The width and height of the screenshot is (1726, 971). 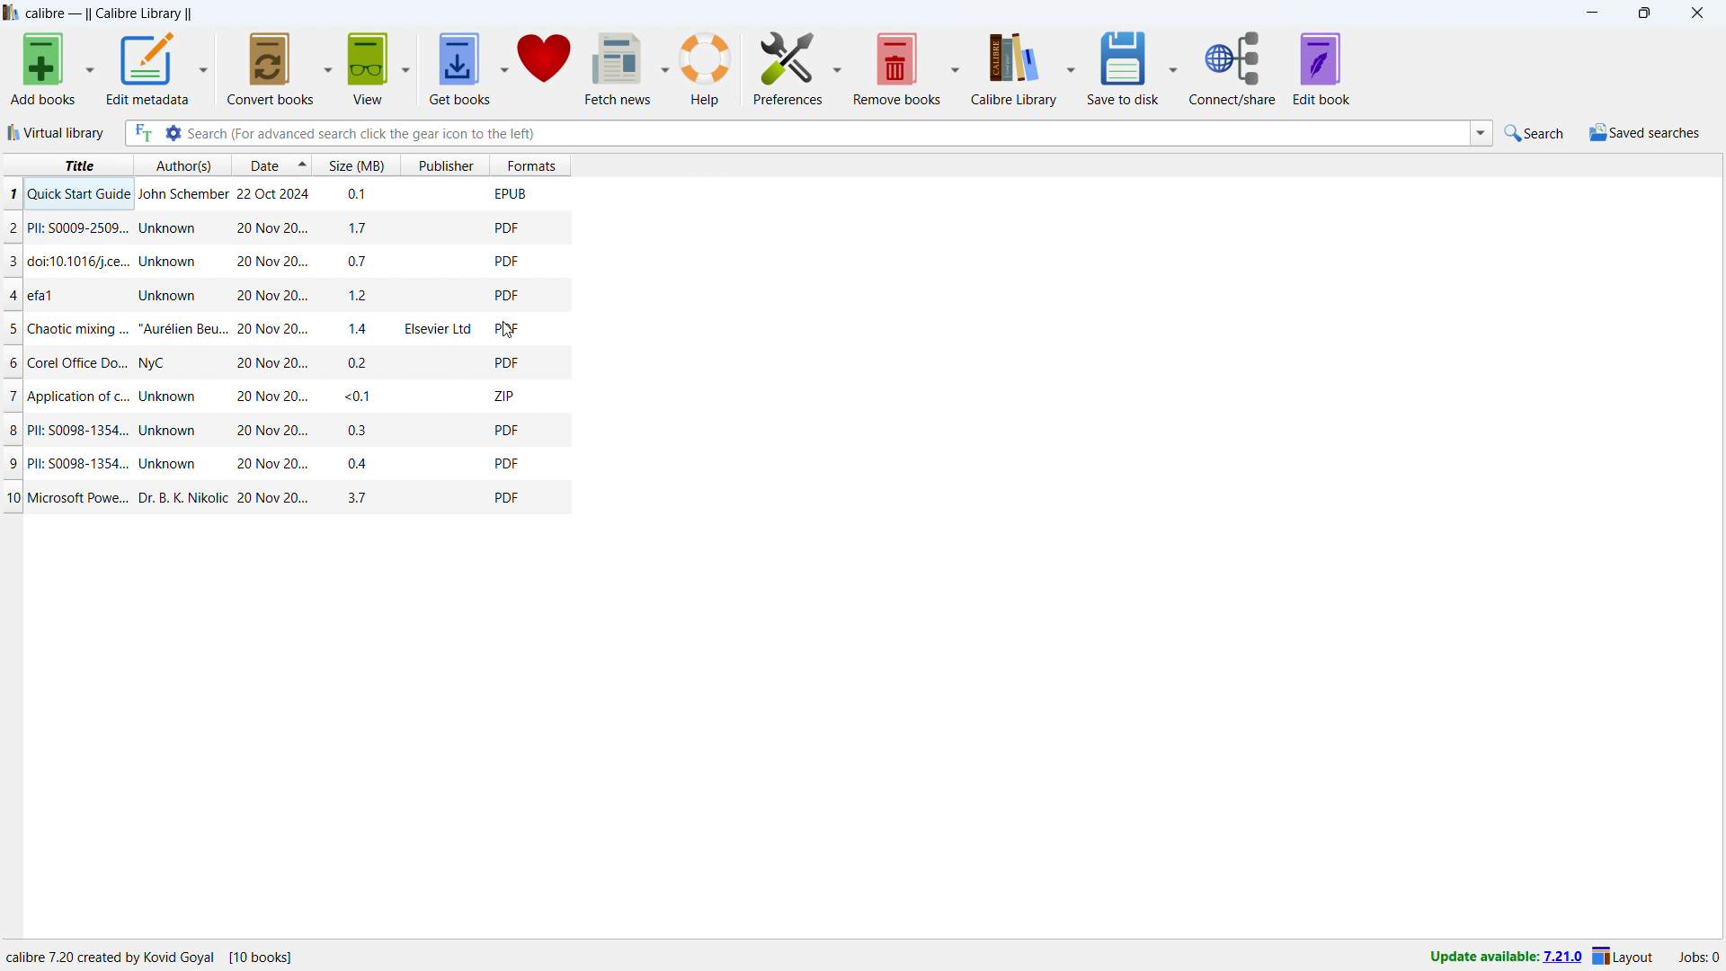 What do you see at coordinates (302, 165) in the screenshot?
I see `select sorting order` at bounding box center [302, 165].